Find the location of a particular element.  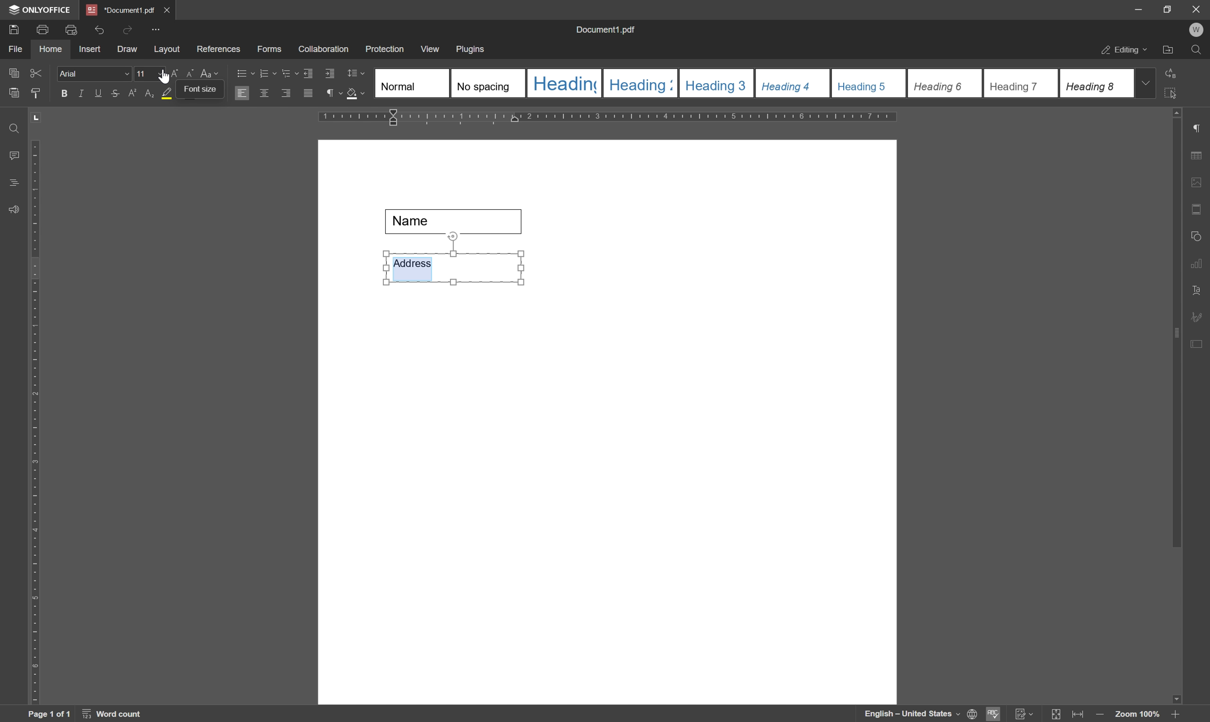

spell checking is located at coordinates (994, 714).